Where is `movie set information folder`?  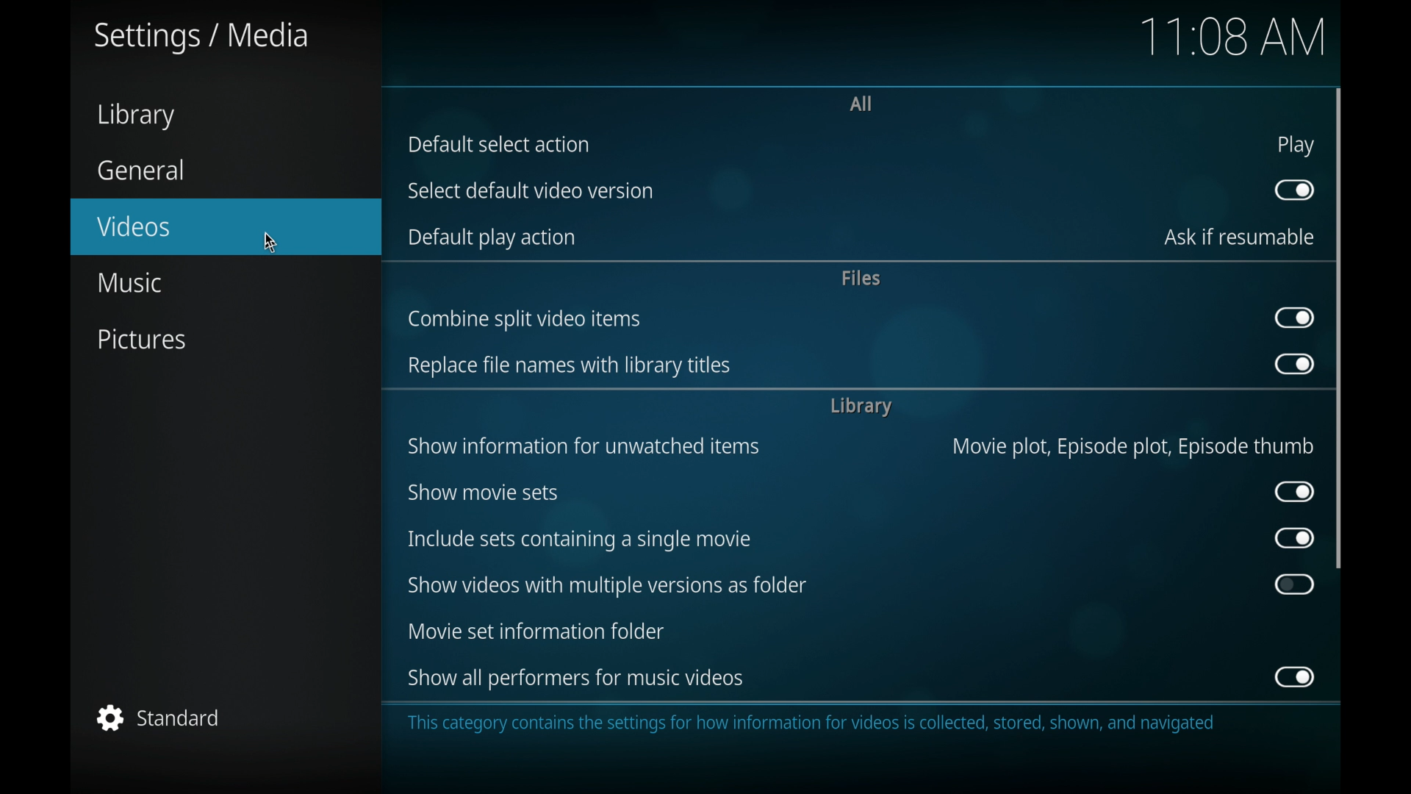 movie set information folder is located at coordinates (535, 631).